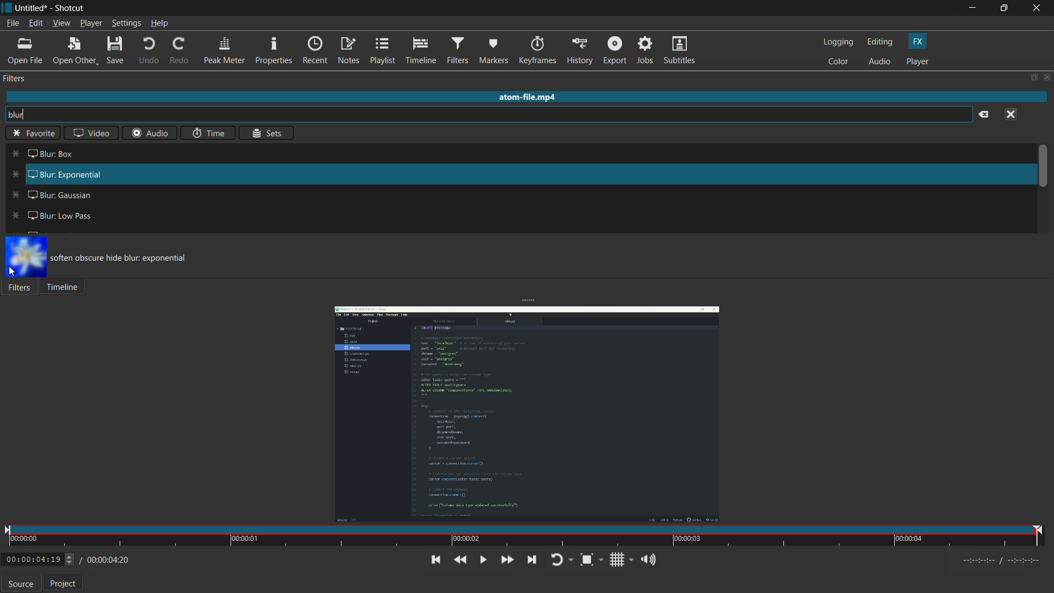  What do you see at coordinates (65, 288) in the screenshot?
I see `Timeline` at bounding box center [65, 288].